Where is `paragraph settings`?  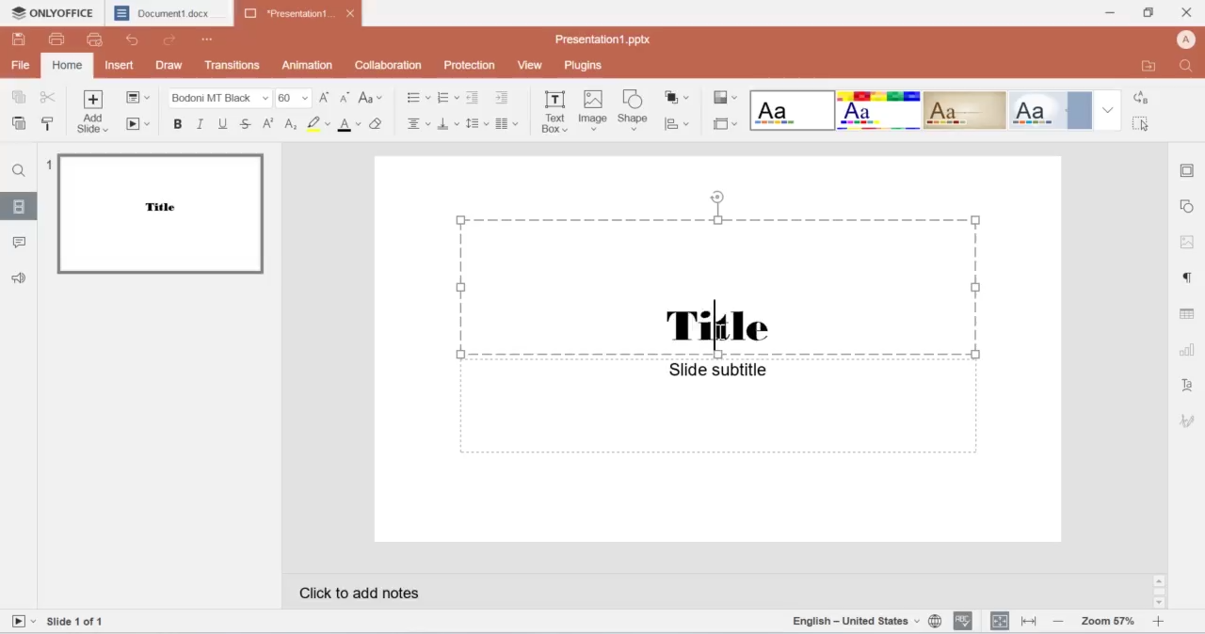
paragraph settings is located at coordinates (1185, 277).